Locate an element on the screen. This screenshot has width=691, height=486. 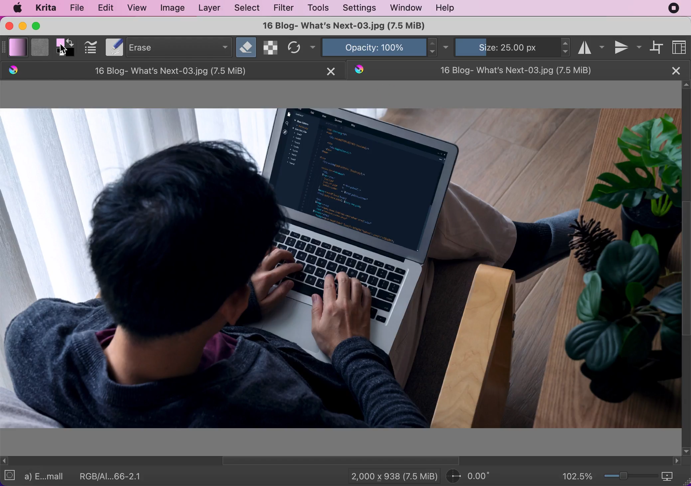
opacity: 100% is located at coordinates (372, 47).